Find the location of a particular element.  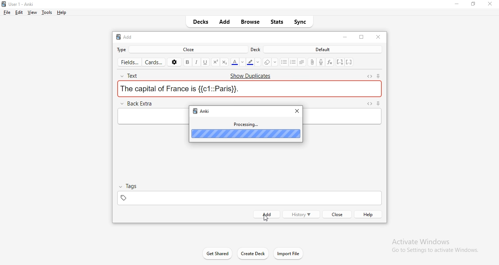

pin is located at coordinates (380, 76).